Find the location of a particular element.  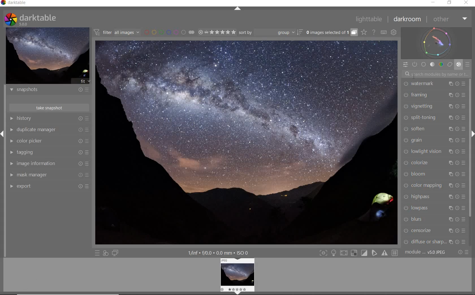

SPLIT-TONING is located at coordinates (420, 118).